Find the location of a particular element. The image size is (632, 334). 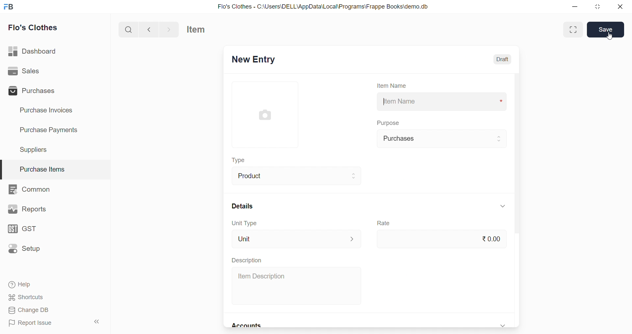

Details is located at coordinates (241, 206).